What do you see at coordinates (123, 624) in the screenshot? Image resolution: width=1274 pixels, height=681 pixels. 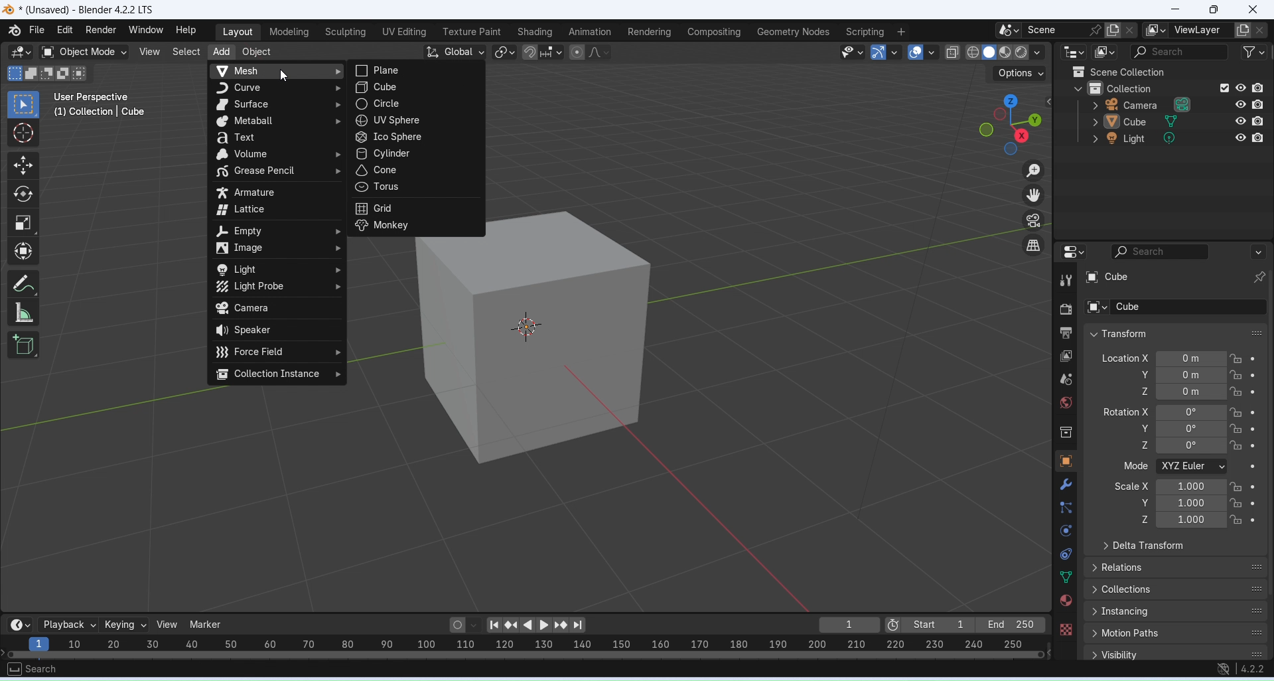 I see `Keying` at bounding box center [123, 624].